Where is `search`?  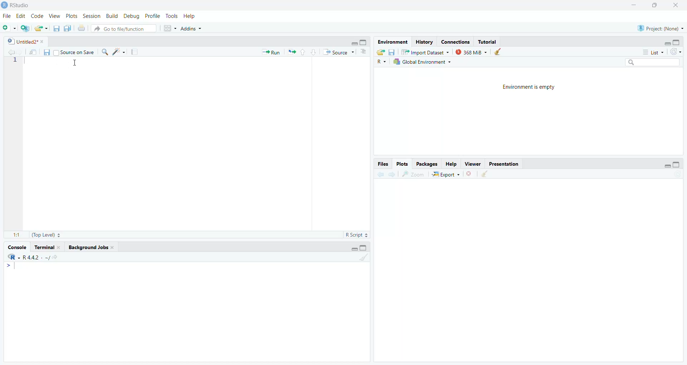 search is located at coordinates (652, 62).